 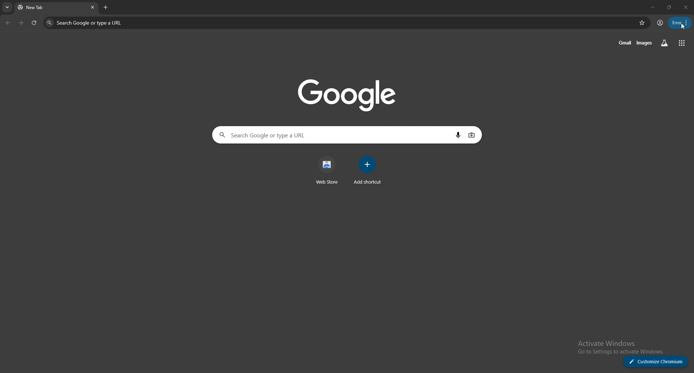 I want to click on refresh, so click(x=34, y=23).